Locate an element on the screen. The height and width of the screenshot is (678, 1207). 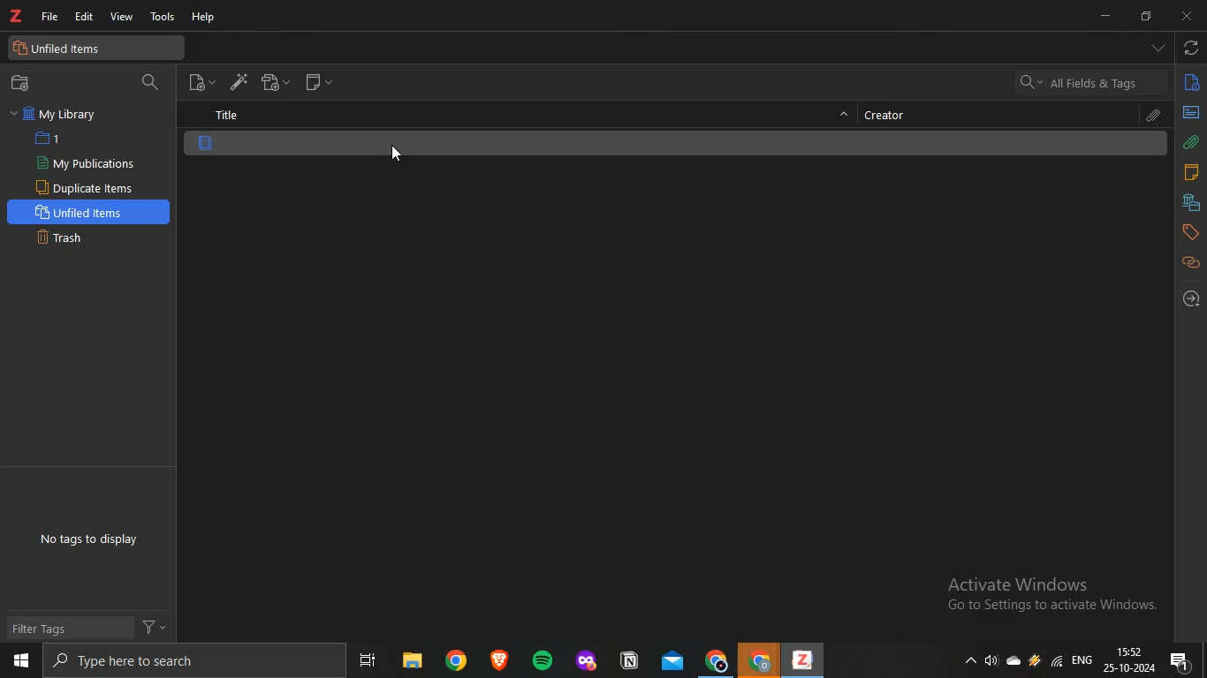
eng is located at coordinates (1084, 658).